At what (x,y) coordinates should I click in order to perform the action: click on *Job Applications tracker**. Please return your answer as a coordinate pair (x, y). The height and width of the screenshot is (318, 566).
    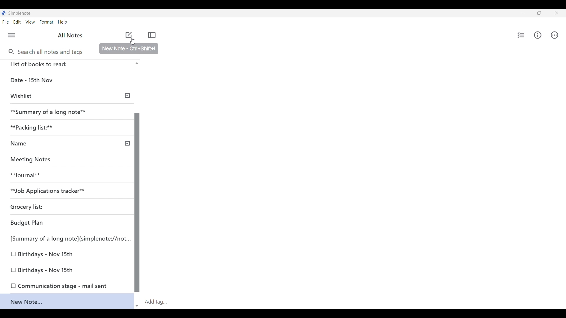
    Looking at the image, I should click on (55, 191).